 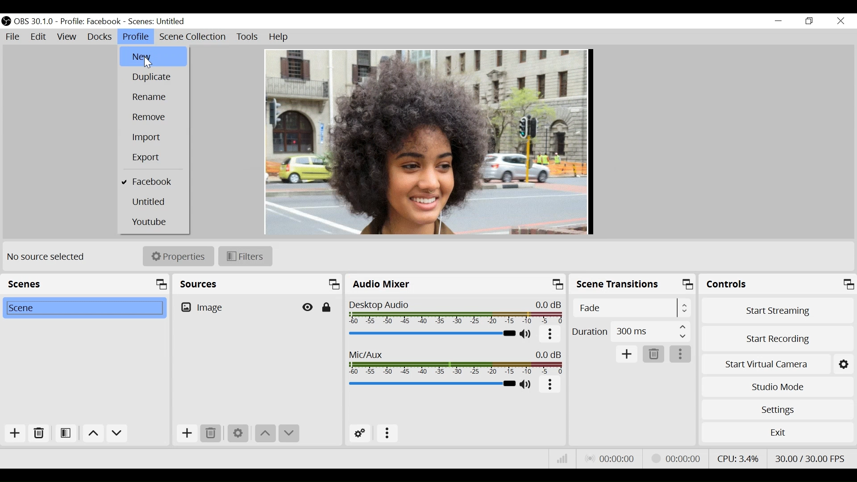 What do you see at coordinates (211, 433) in the screenshot?
I see `Delete` at bounding box center [211, 433].